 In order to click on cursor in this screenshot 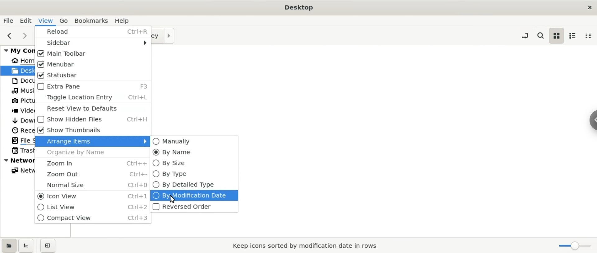, I will do `click(174, 198)`.